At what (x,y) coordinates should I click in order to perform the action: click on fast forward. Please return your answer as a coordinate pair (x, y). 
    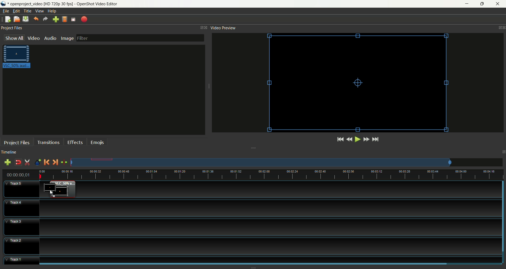
    Looking at the image, I should click on (366, 141).